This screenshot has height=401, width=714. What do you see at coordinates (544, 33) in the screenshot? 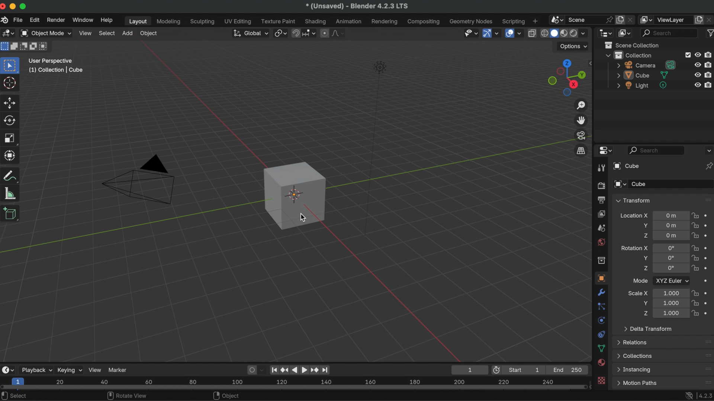
I see `viewport shading wireframe ` at bounding box center [544, 33].